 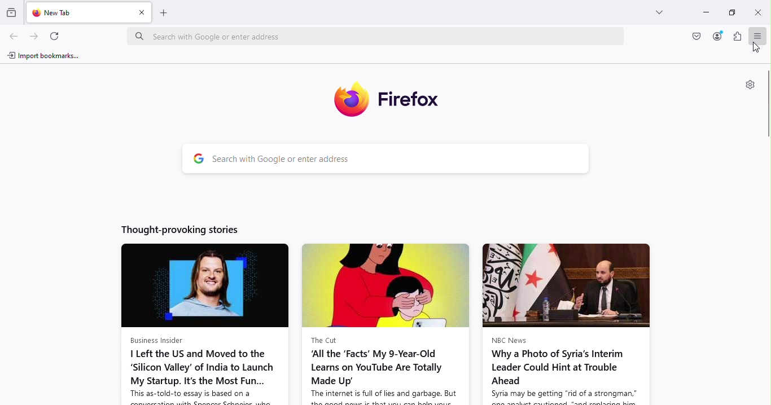 I want to click on Open application menu, so click(x=757, y=35).